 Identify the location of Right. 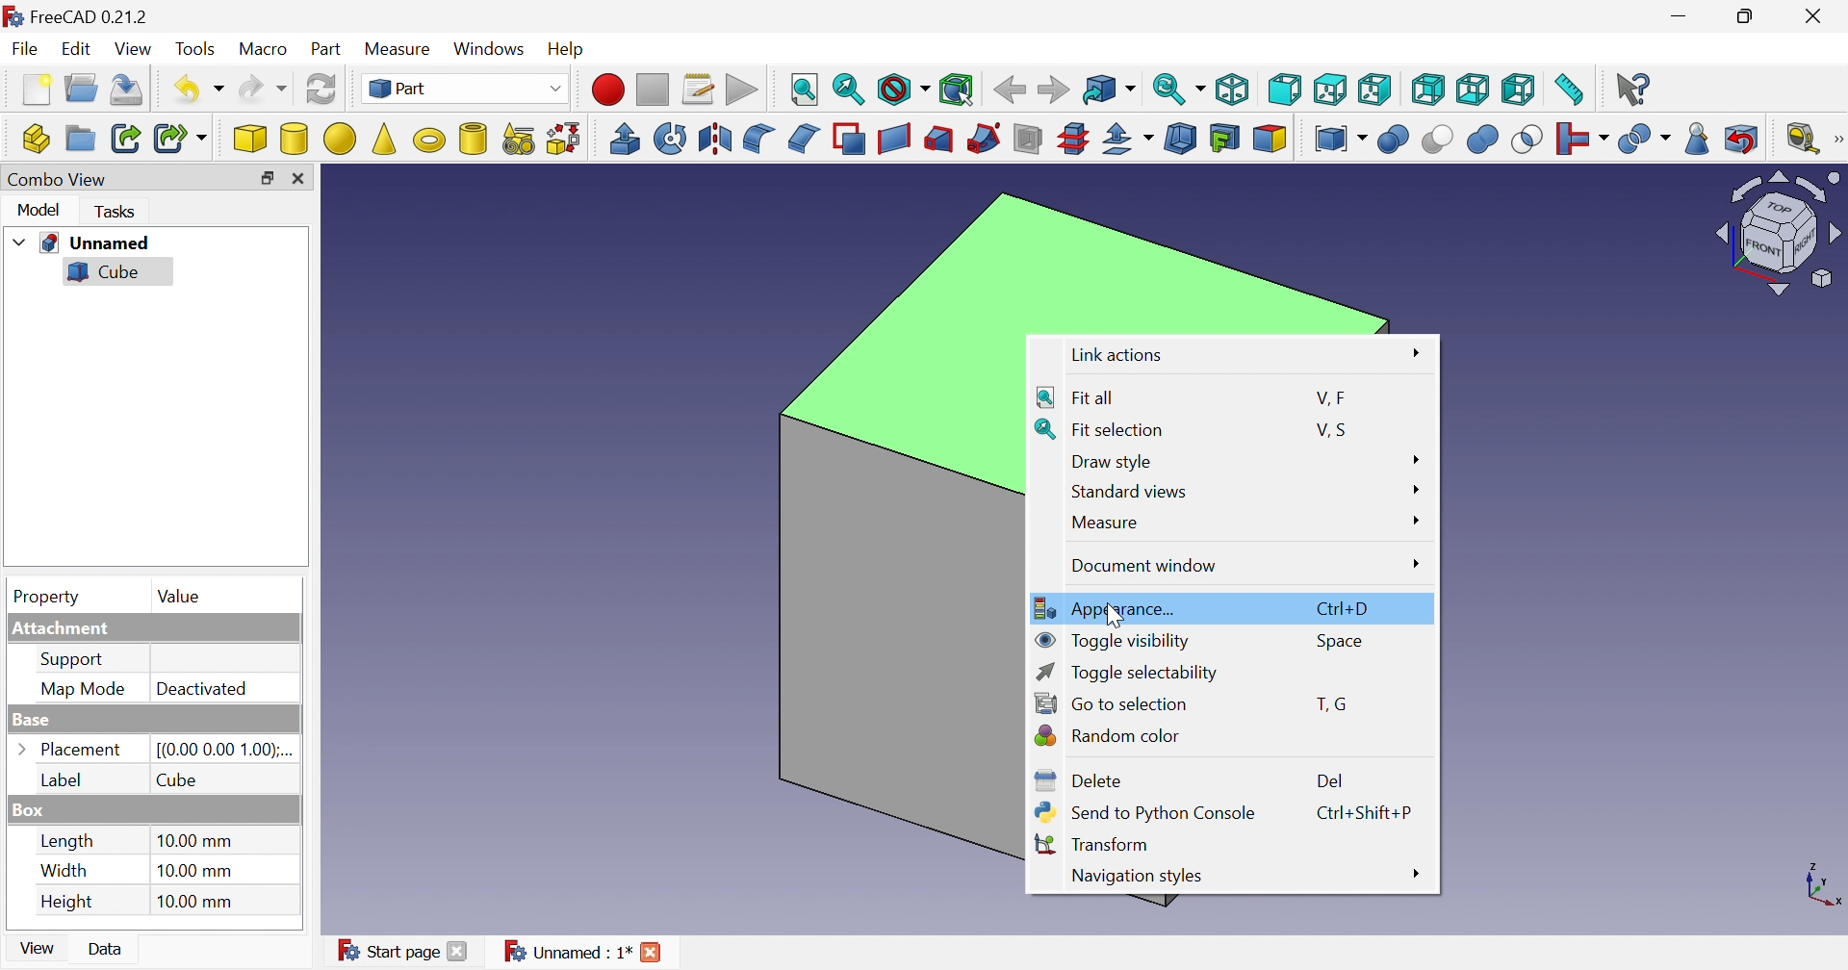
(1374, 89).